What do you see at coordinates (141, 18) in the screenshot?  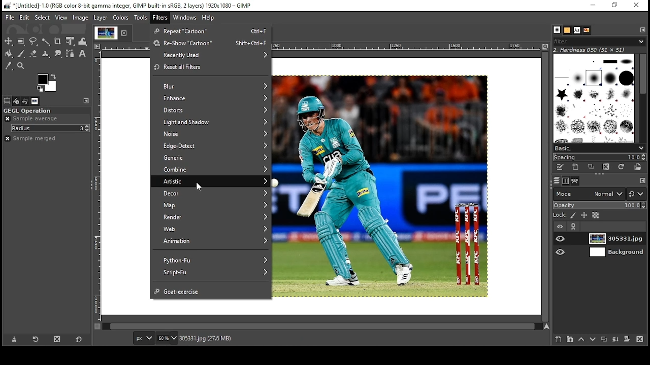 I see `tools` at bounding box center [141, 18].